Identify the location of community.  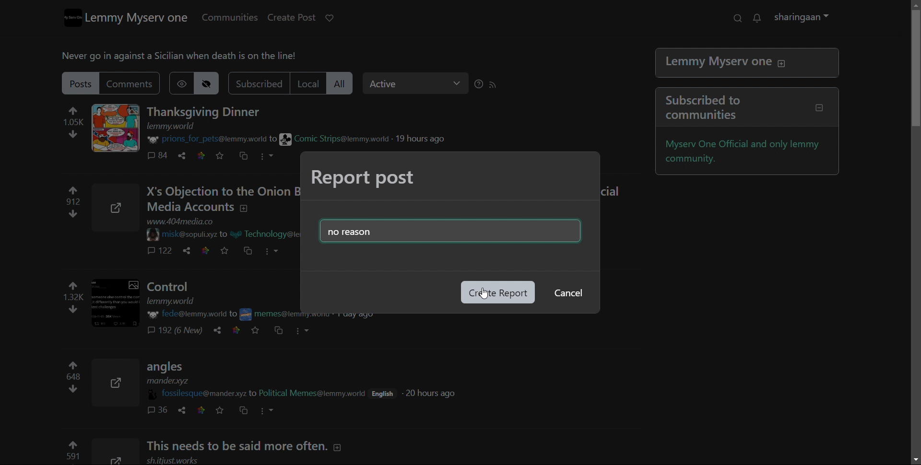
(338, 139).